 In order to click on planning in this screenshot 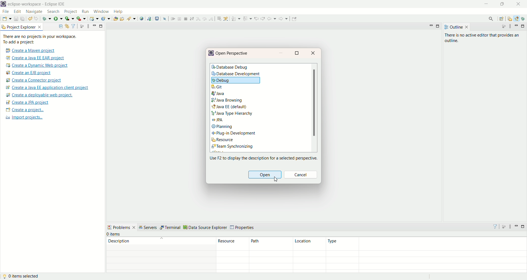, I will do `click(223, 127)`.